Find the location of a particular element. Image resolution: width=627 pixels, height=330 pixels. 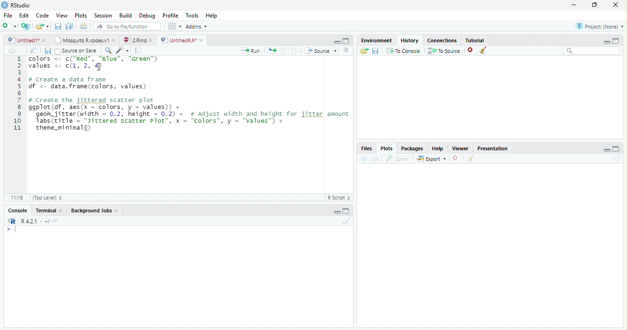

Packages is located at coordinates (411, 148).